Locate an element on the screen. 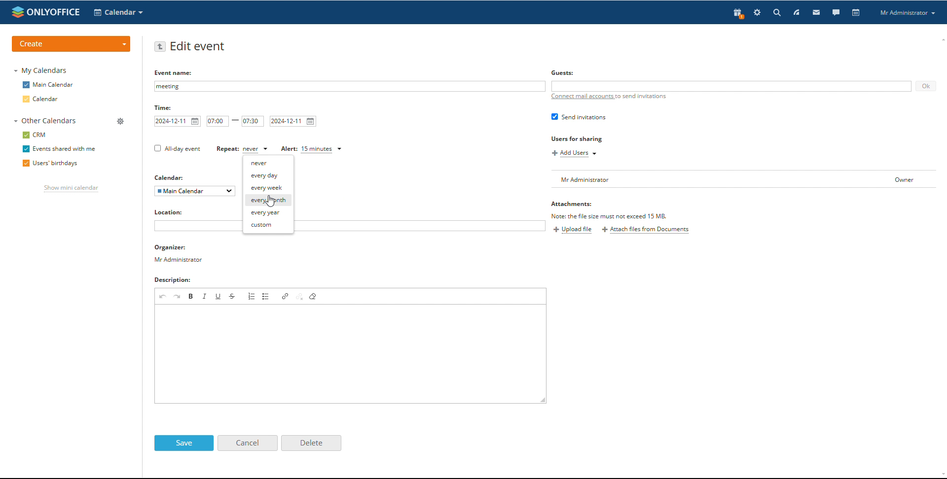 This screenshot has height=479, width=947. ok is located at coordinates (925, 86).